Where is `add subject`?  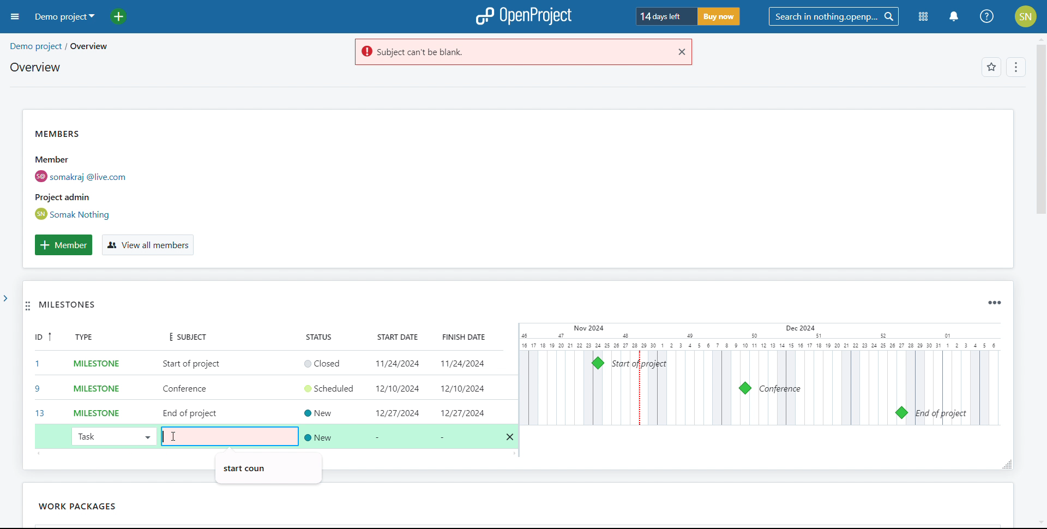
add subject is located at coordinates (192, 389).